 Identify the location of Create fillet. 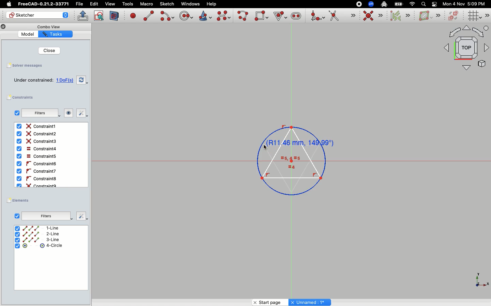
(317, 16).